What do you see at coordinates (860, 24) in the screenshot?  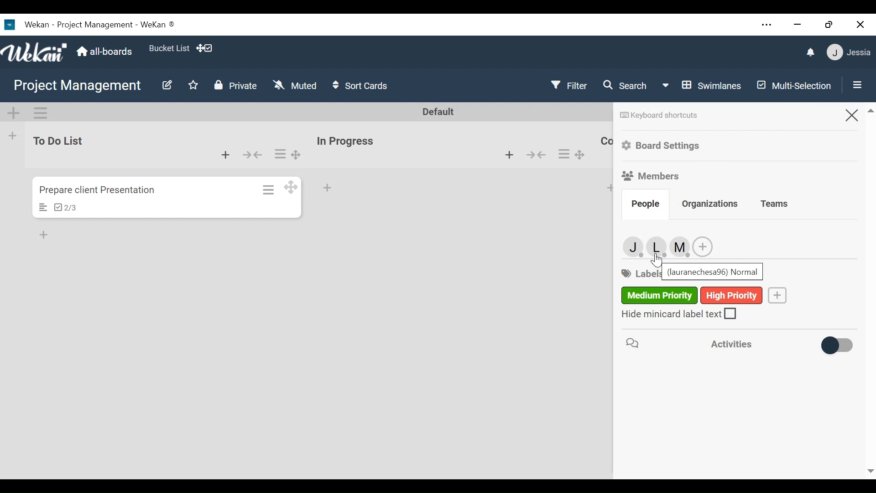 I see `Close` at bounding box center [860, 24].